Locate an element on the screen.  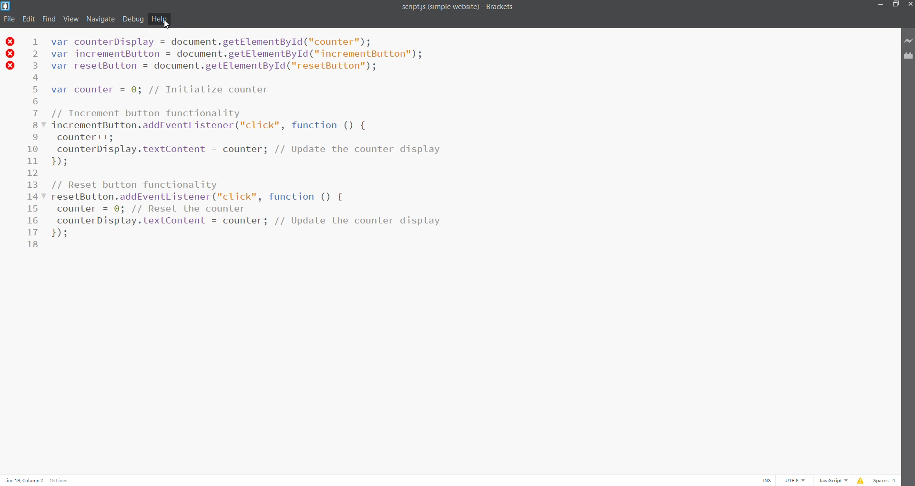
help is located at coordinates (161, 20).